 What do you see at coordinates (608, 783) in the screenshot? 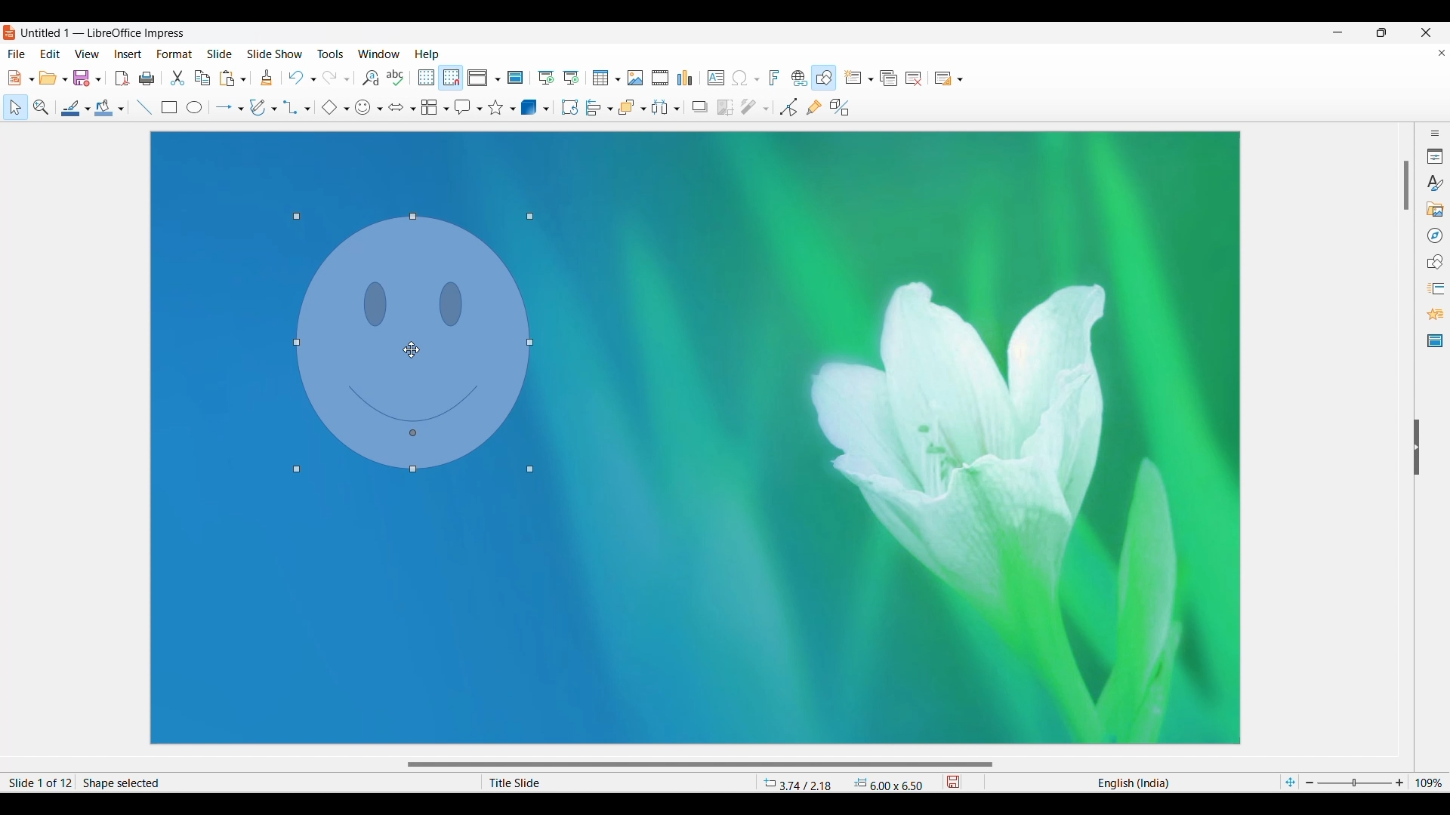
I see `Title Slide` at bounding box center [608, 783].